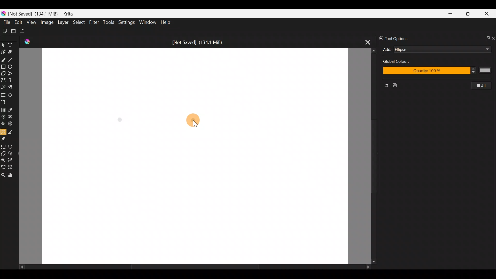 This screenshot has width=496, height=279. I want to click on Polyline, so click(12, 74).